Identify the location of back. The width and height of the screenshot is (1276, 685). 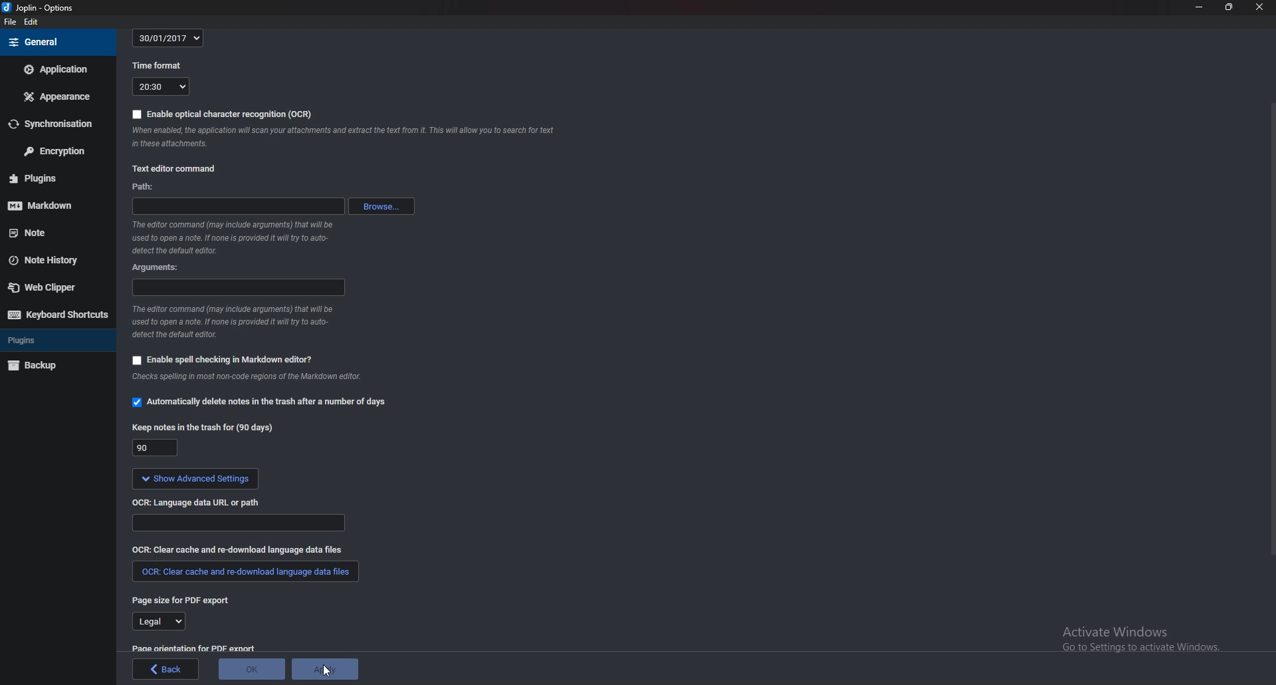
(165, 670).